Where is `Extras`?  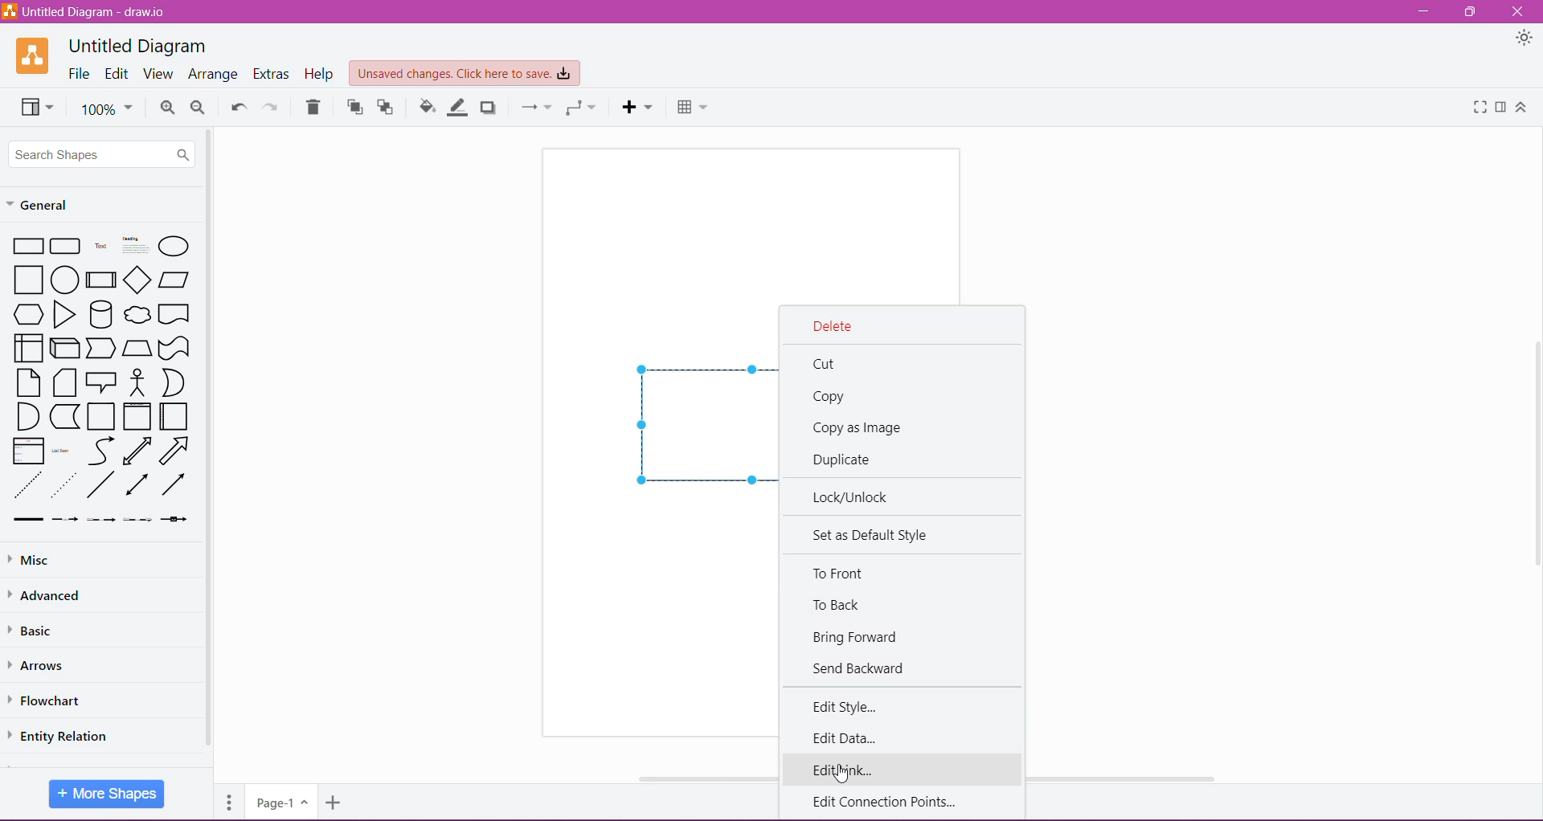 Extras is located at coordinates (272, 74).